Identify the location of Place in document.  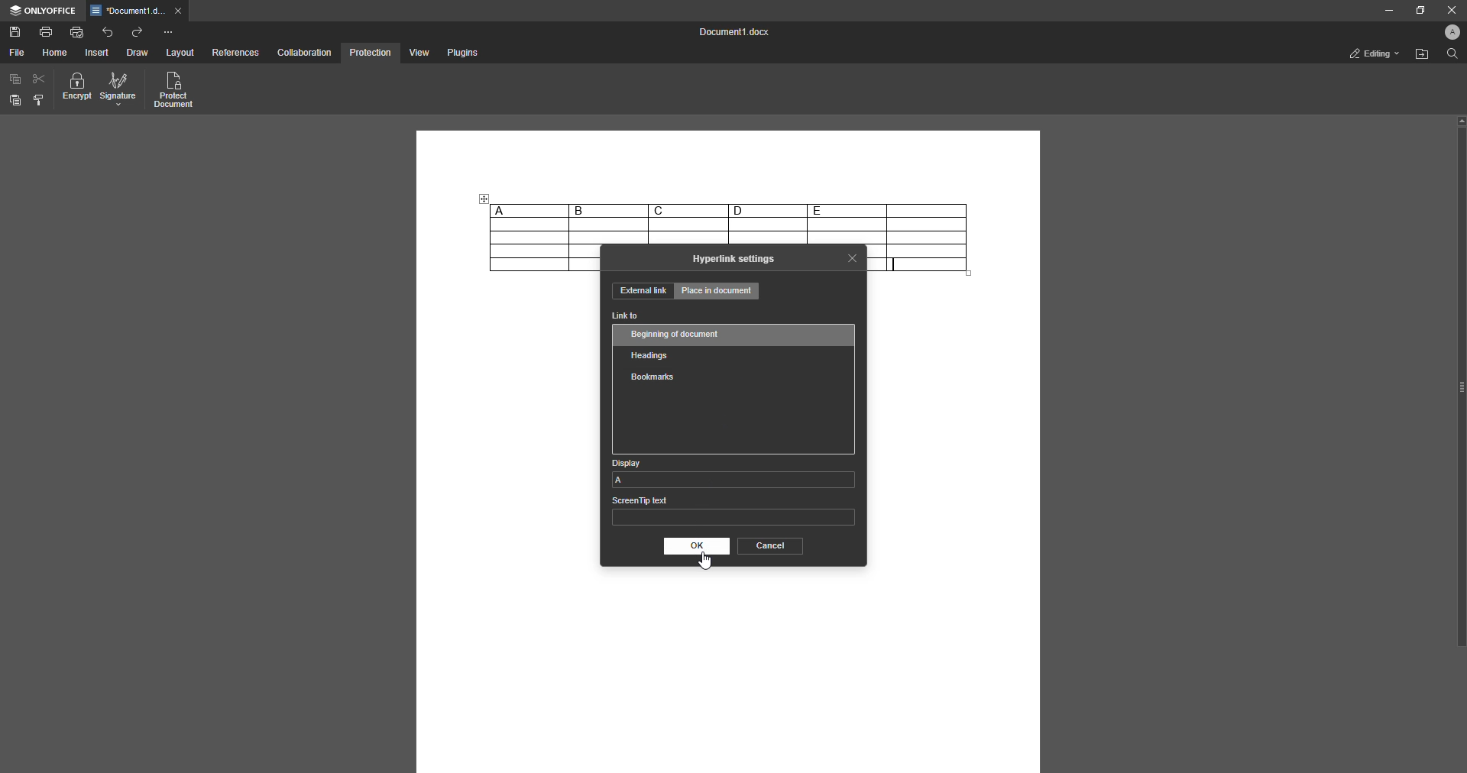
(718, 293).